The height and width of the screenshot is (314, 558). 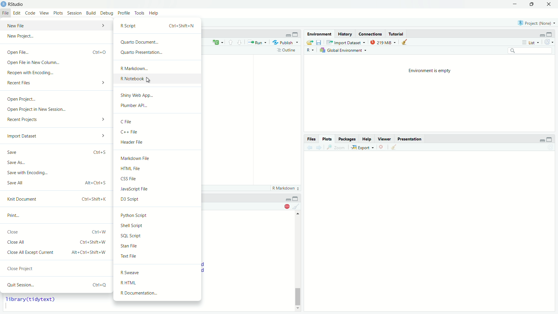 What do you see at coordinates (312, 51) in the screenshot?
I see `currently used language - R` at bounding box center [312, 51].